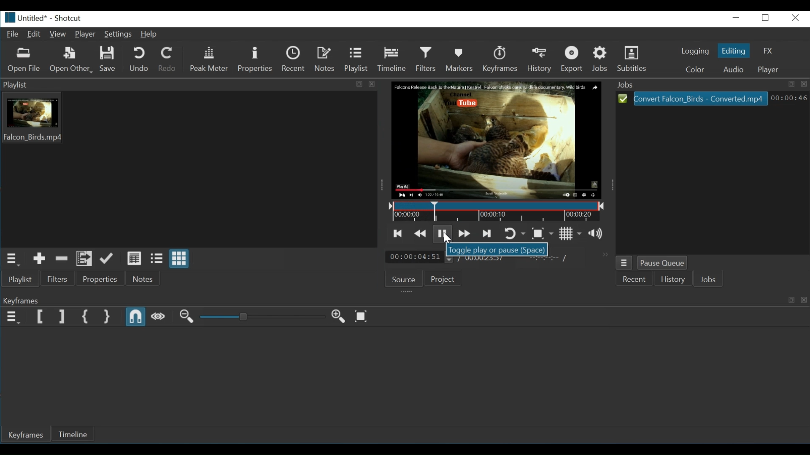  I want to click on Toggle play or pause(Space), so click(501, 253).